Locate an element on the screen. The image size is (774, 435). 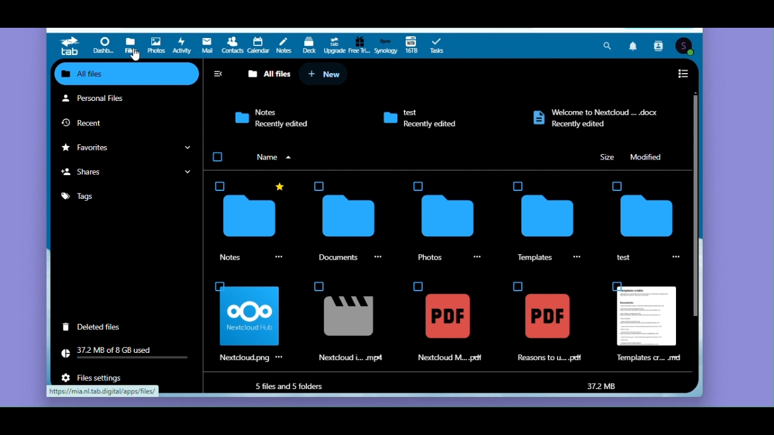
tab is located at coordinates (71, 45).